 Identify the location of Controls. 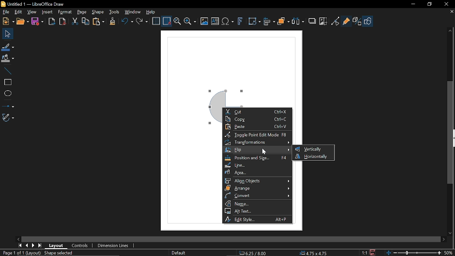
(79, 245).